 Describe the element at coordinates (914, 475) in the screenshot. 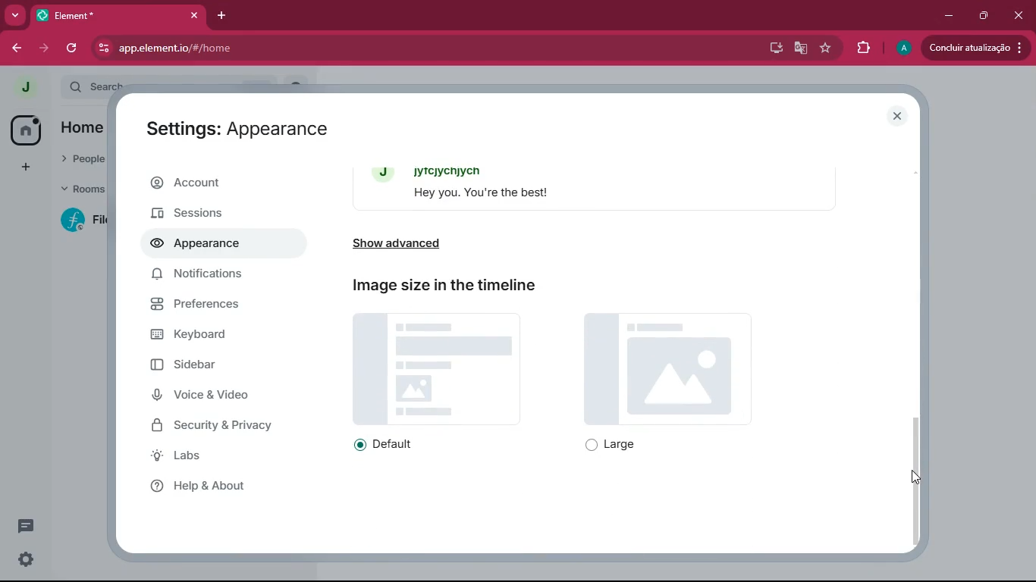

I see `Cursor` at that location.